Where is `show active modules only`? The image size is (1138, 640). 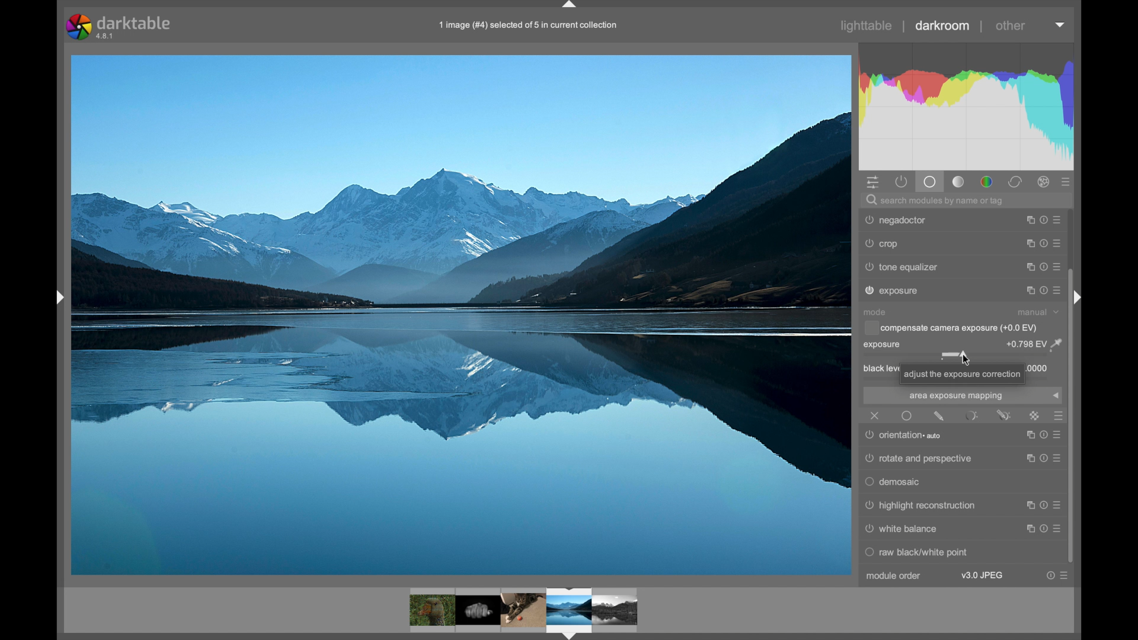 show active modules only is located at coordinates (902, 182).